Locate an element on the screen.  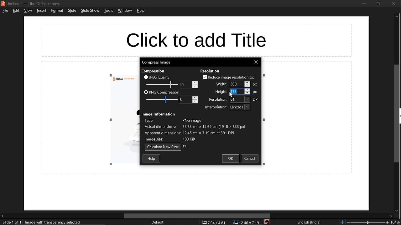
reduce image resolution is located at coordinates (232, 77).